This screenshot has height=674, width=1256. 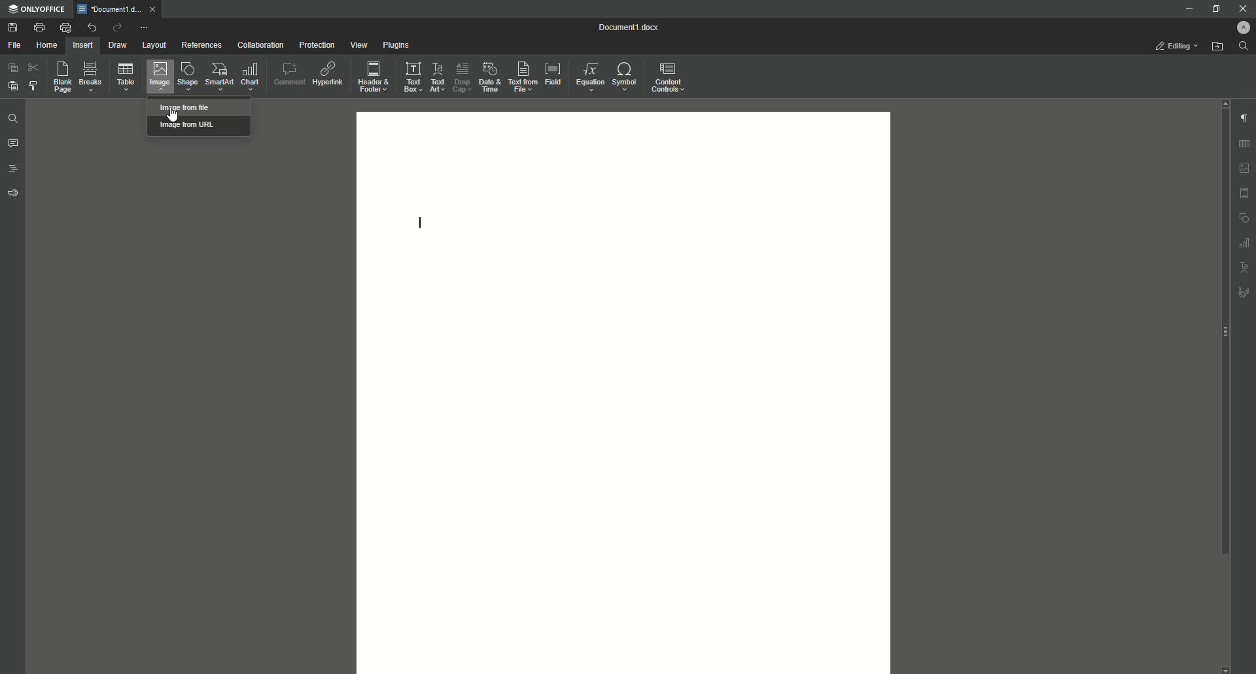 What do you see at coordinates (256, 46) in the screenshot?
I see `Collaboration` at bounding box center [256, 46].